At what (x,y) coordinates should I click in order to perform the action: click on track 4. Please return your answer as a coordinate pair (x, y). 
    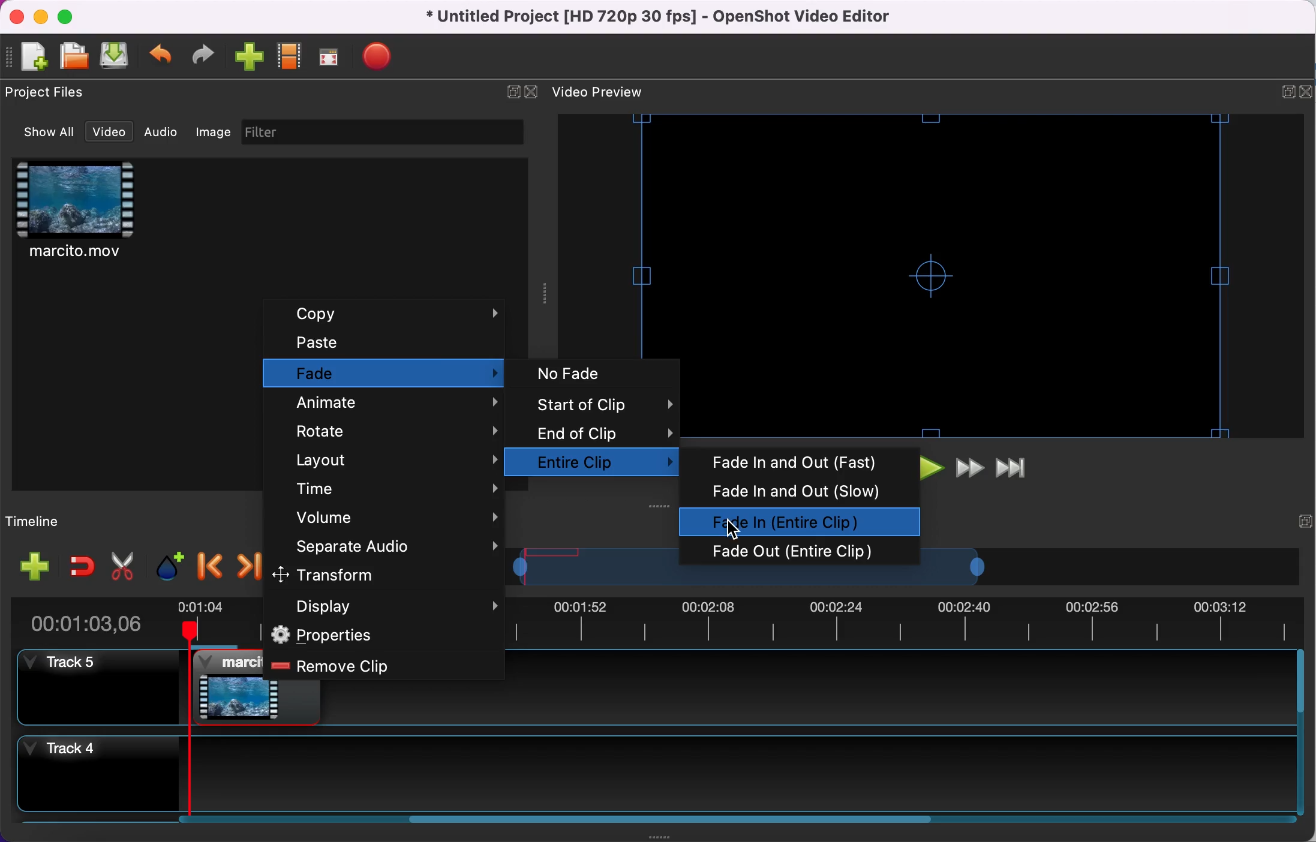
    Looking at the image, I should click on (83, 771).